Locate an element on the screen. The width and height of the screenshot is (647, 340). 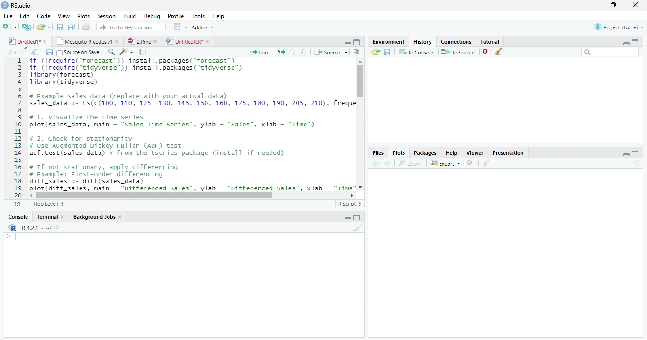
Code is located at coordinates (45, 16).